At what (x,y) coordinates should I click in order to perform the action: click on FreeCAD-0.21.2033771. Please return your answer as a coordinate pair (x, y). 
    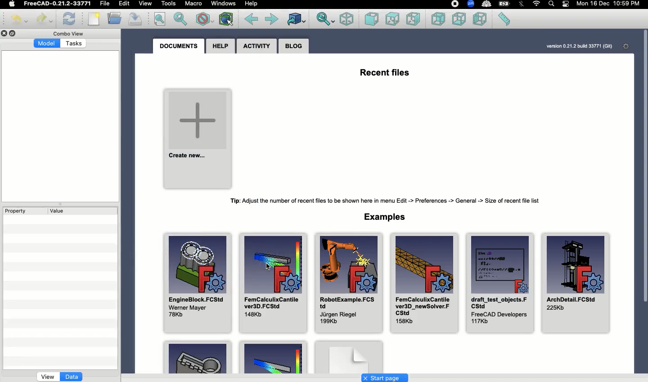
    Looking at the image, I should click on (58, 4).